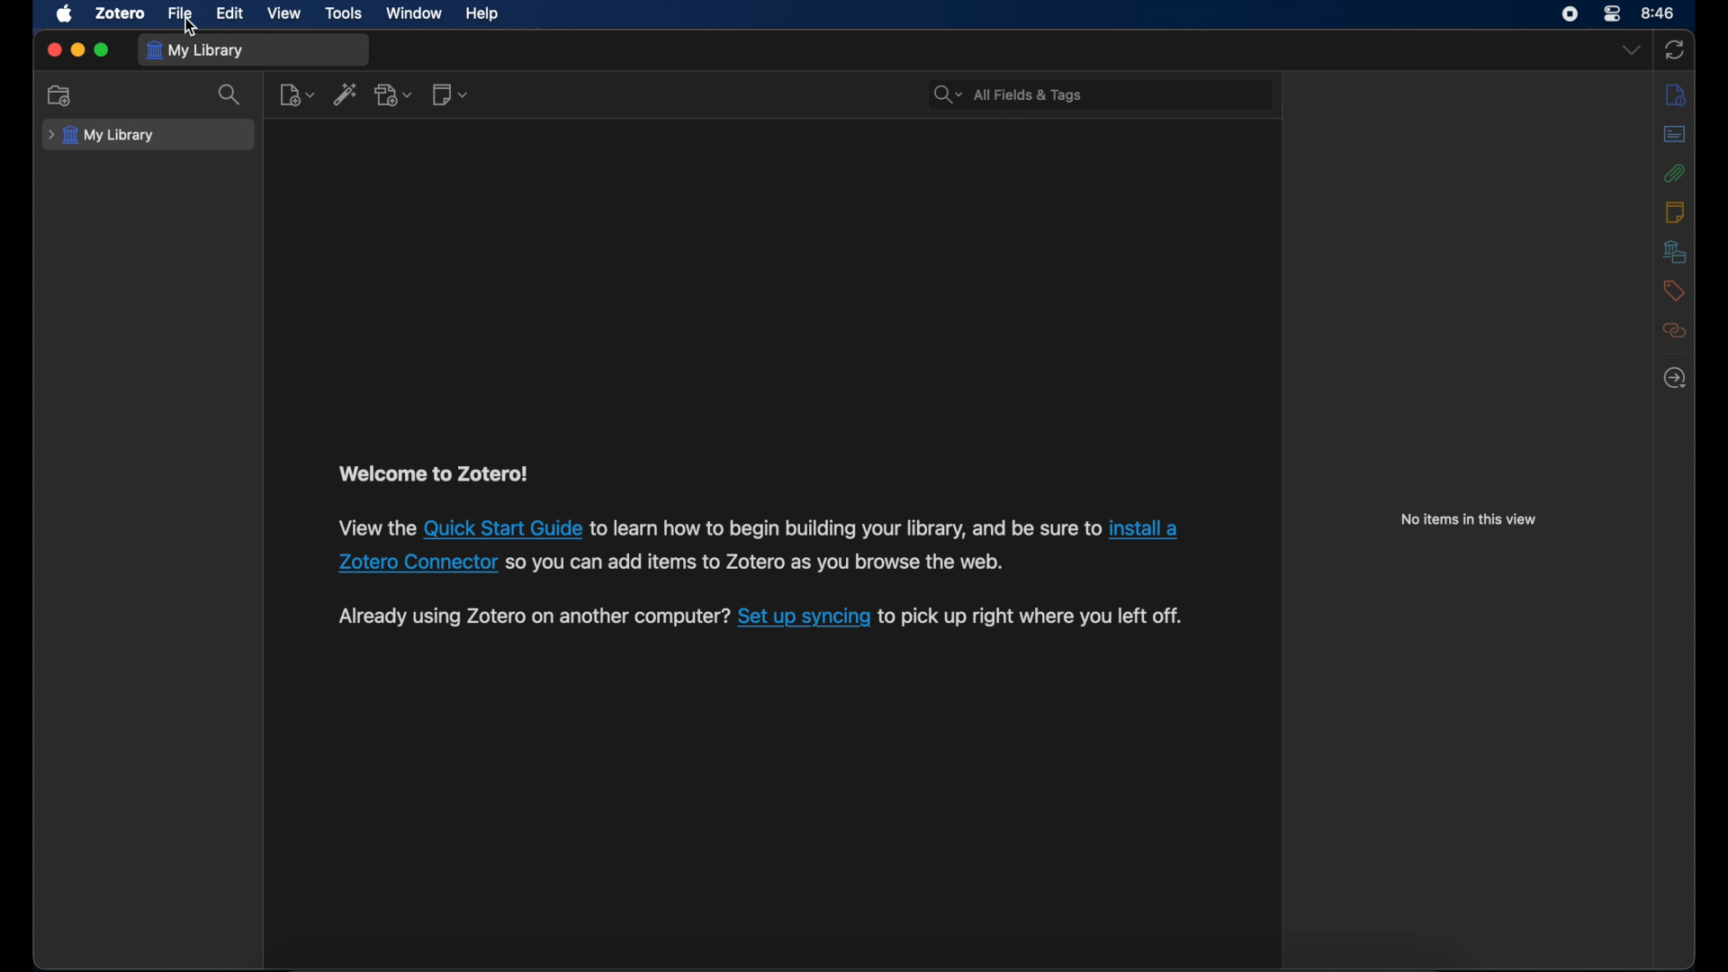  What do you see at coordinates (763, 565) in the screenshot?
I see `software information` at bounding box center [763, 565].